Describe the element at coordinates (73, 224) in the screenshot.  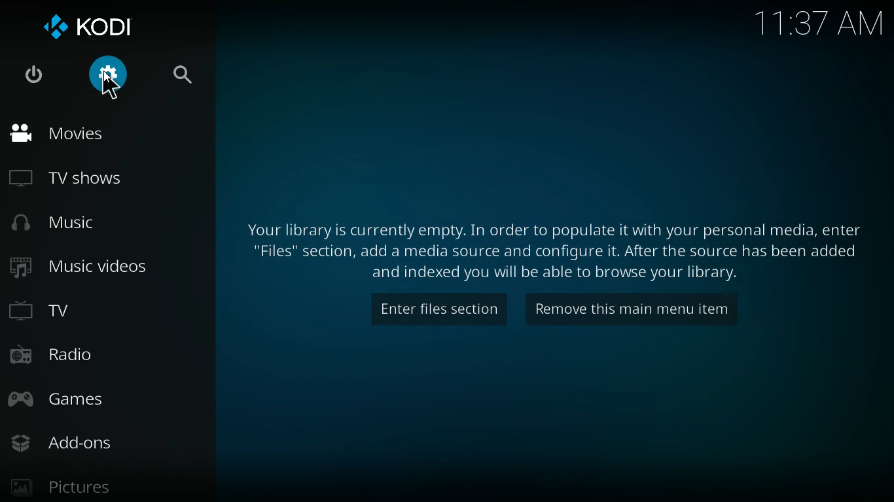
I see `music` at that location.